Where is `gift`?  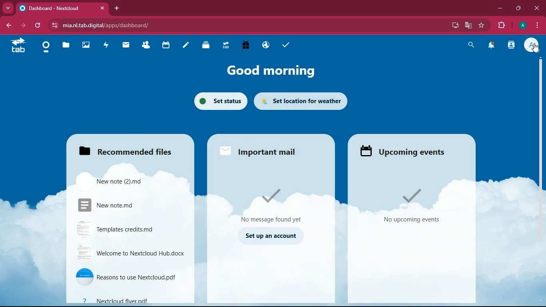
gift is located at coordinates (243, 45).